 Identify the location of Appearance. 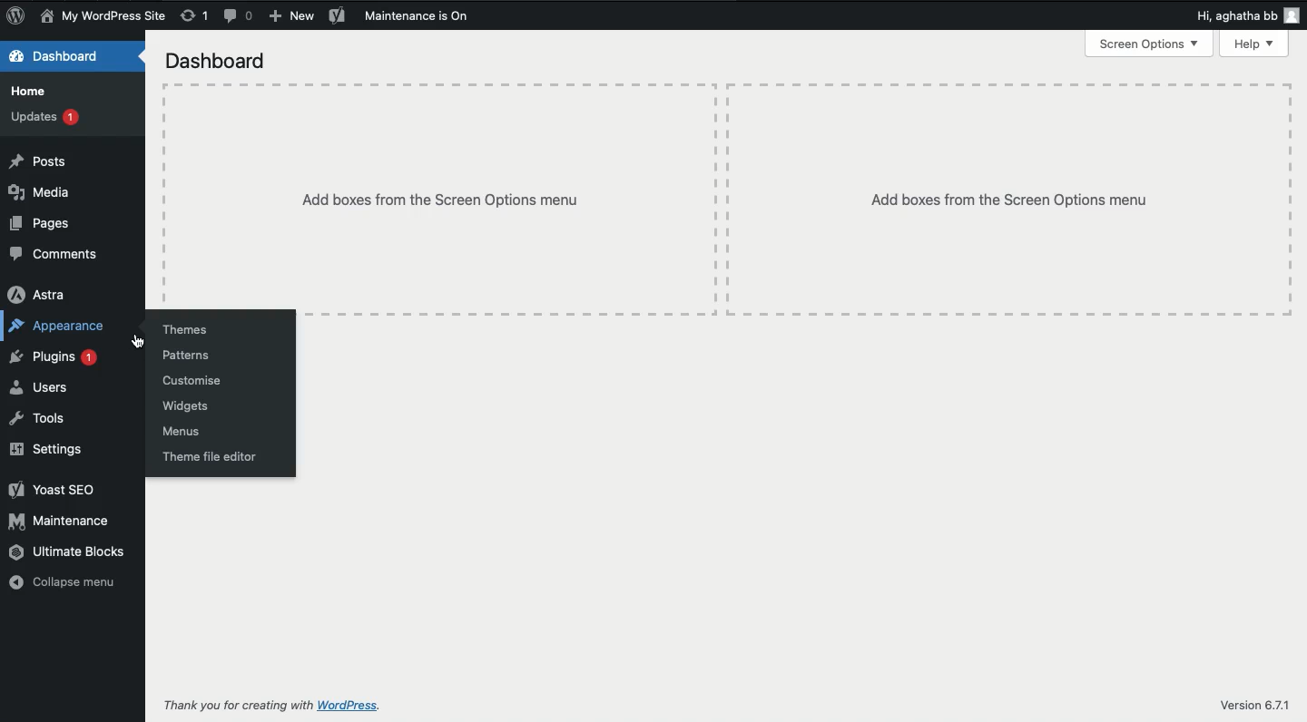
(58, 328).